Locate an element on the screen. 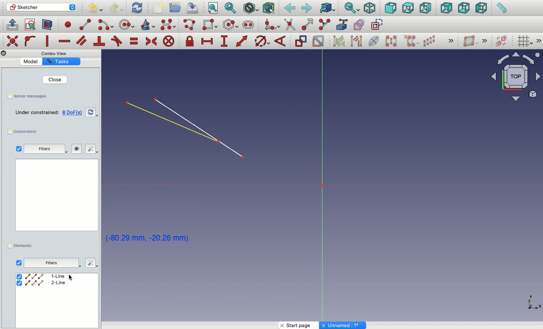 Image resolution: width=543 pixels, height=329 pixels. Edit is located at coordinates (91, 149).